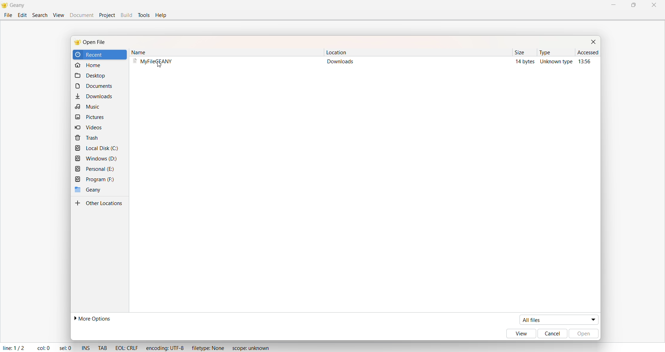 Image resolution: width=665 pixels, height=352 pixels. Describe the element at coordinates (82, 15) in the screenshot. I see `Document` at that location.